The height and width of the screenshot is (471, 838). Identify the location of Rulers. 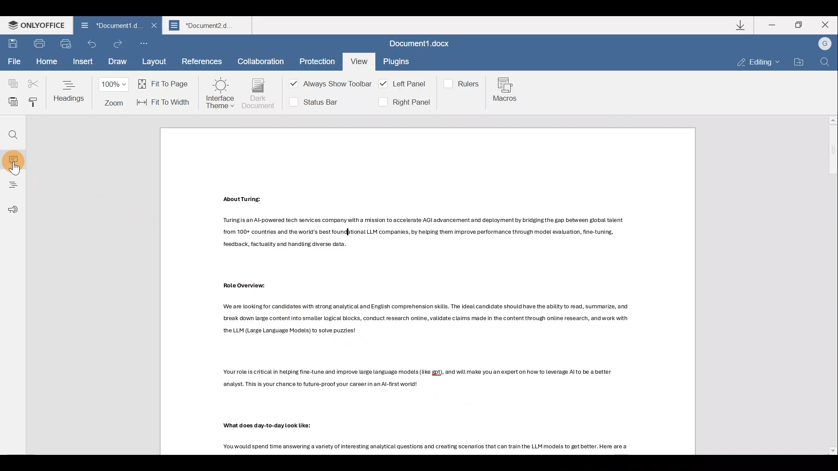
(463, 83).